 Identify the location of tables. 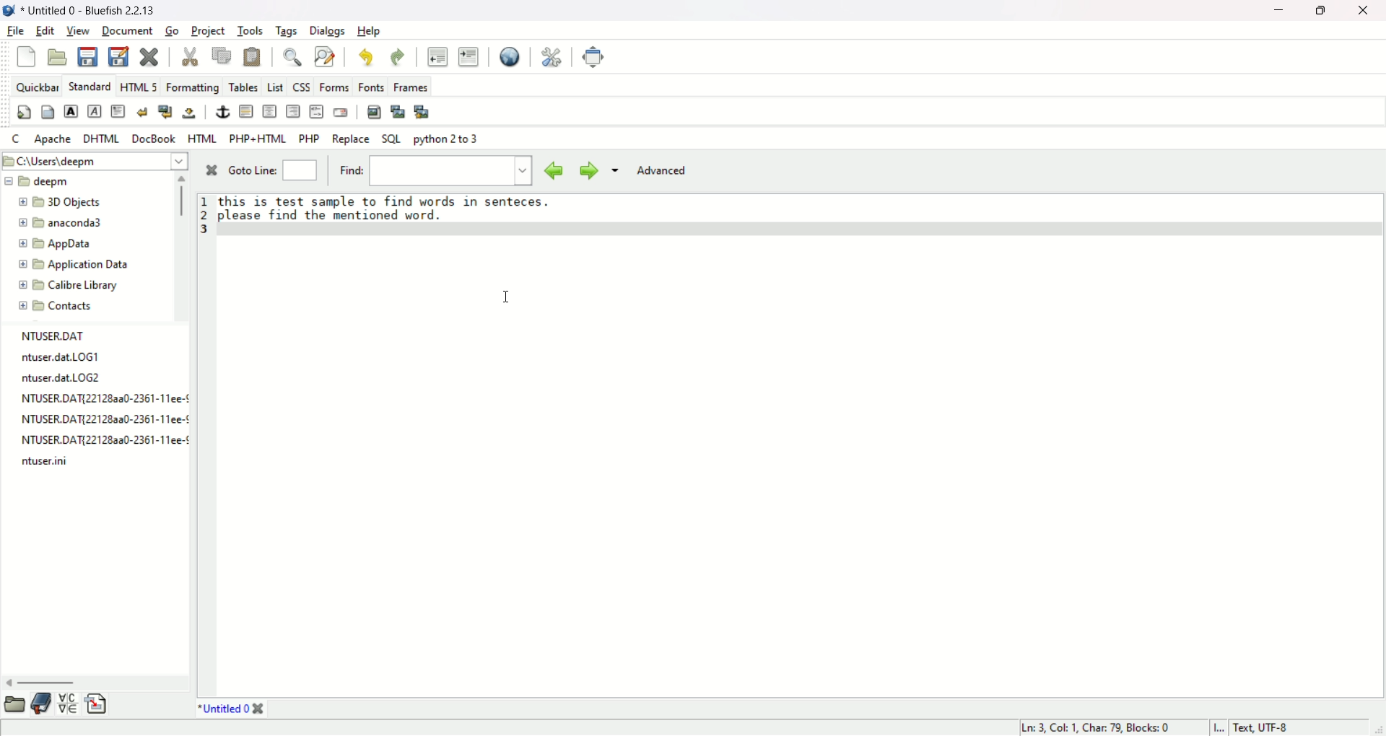
(243, 85).